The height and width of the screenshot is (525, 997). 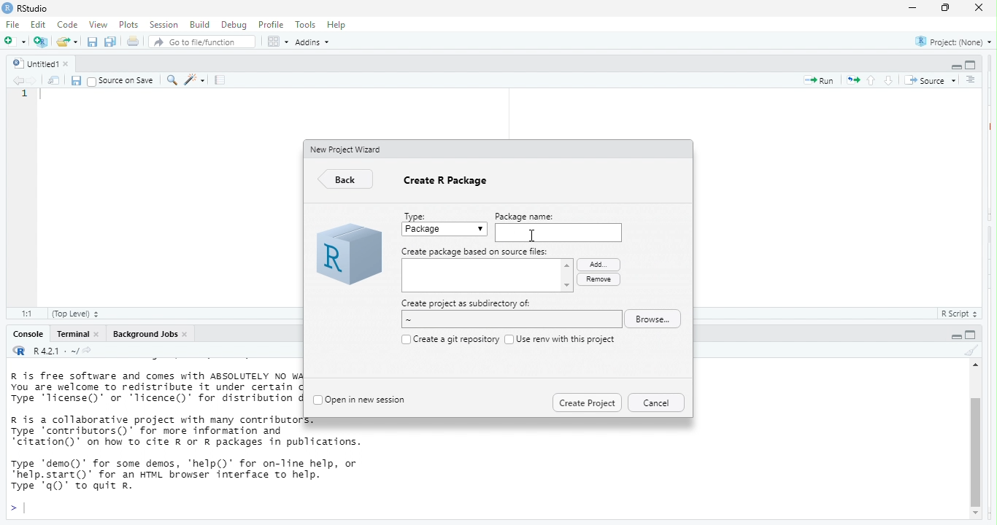 I want to click on hide console, so click(x=972, y=335).